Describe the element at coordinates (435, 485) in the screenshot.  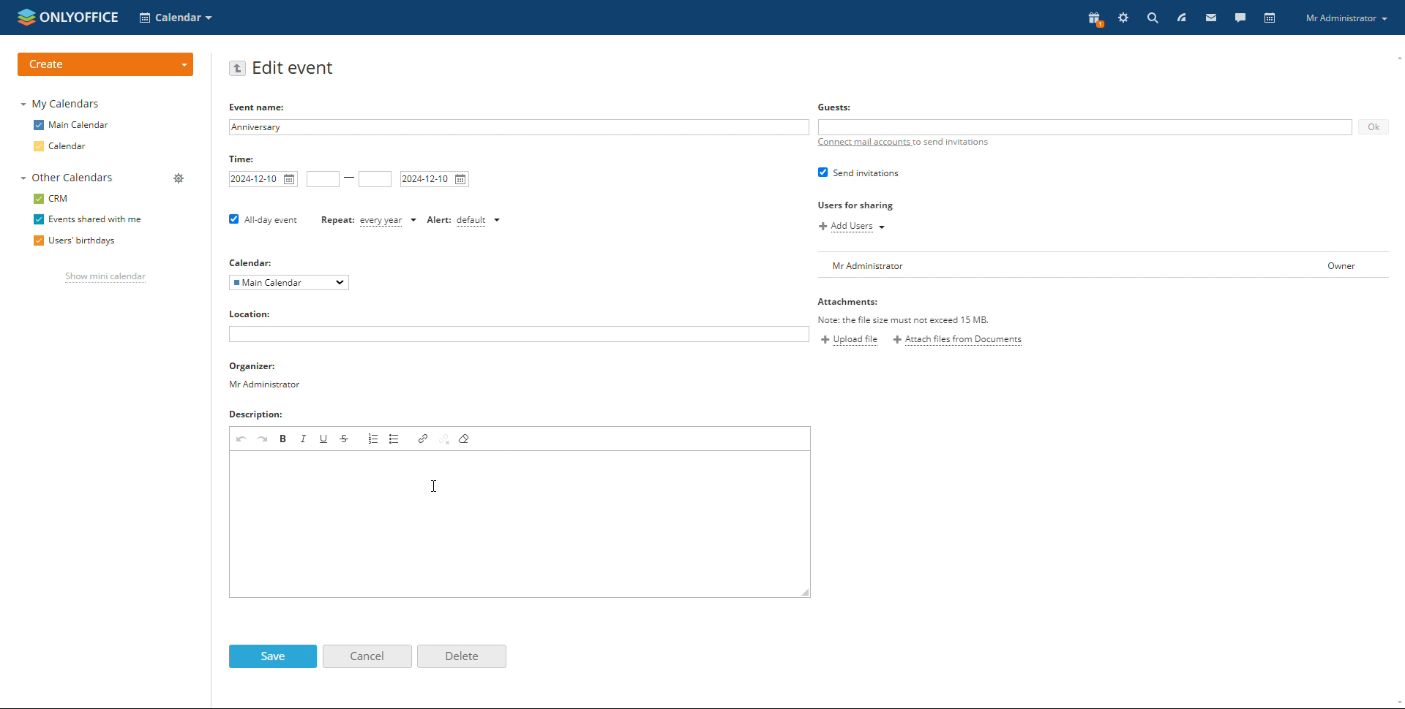
I see `cursor` at that location.